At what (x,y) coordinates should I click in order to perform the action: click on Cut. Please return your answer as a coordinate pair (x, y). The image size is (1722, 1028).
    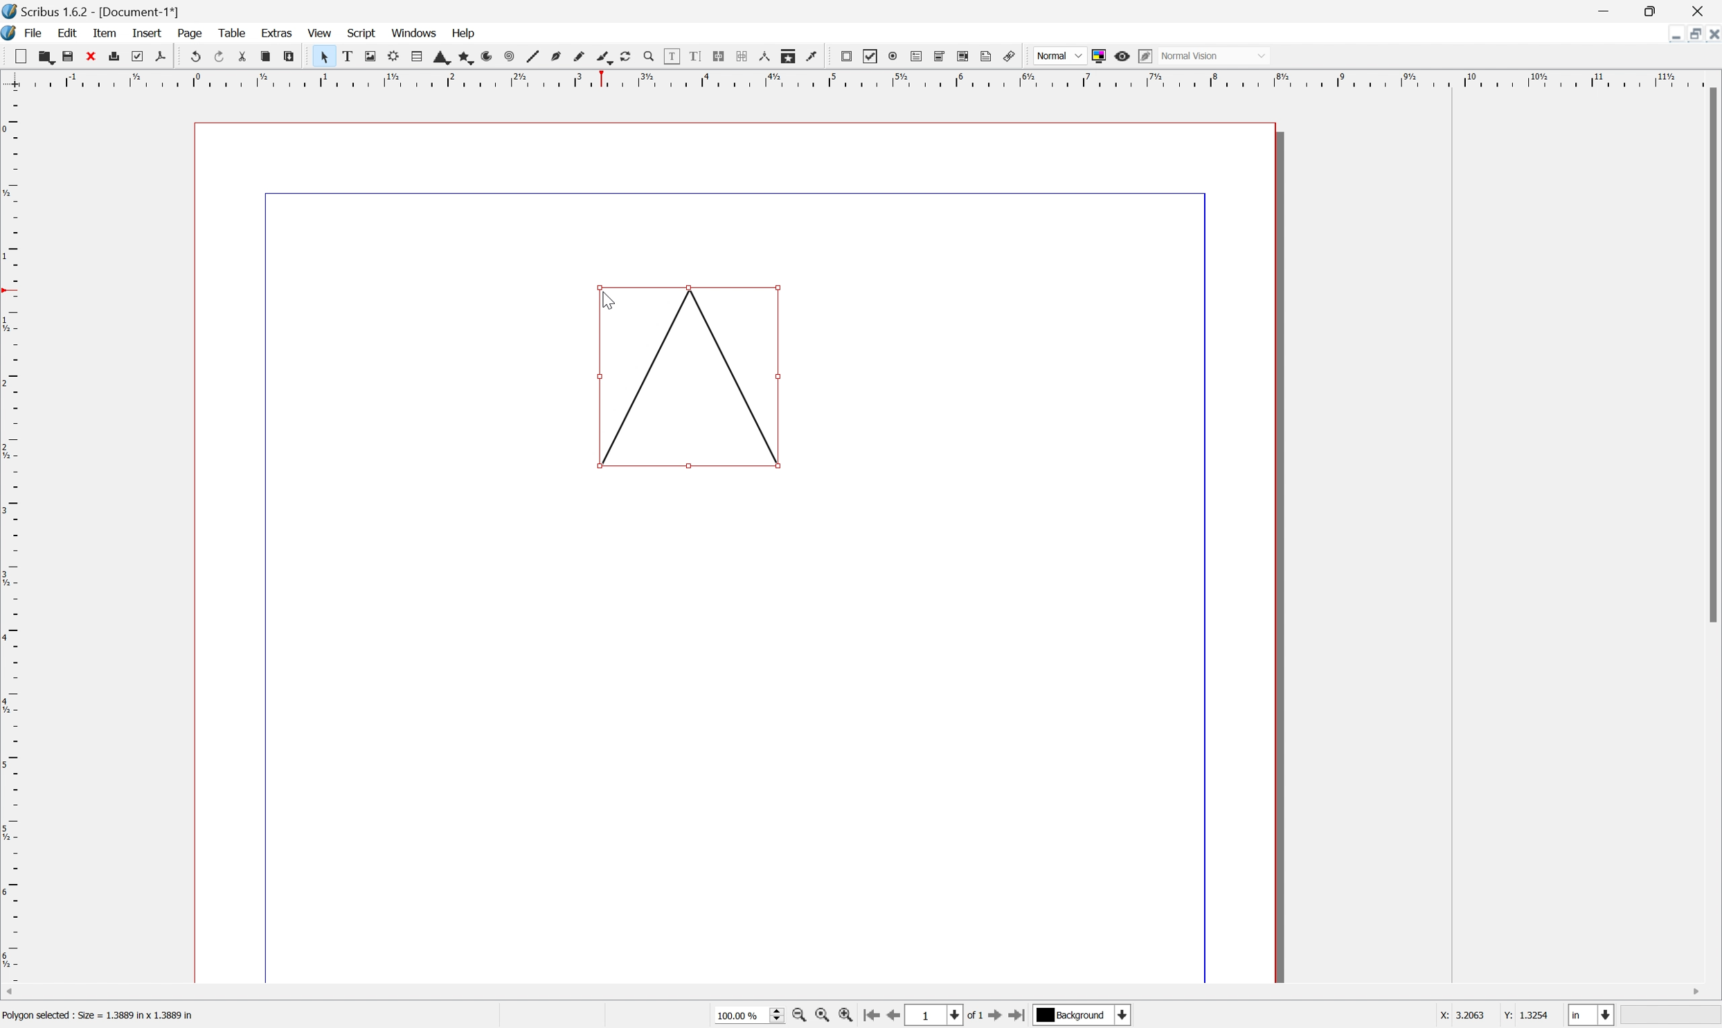
    Looking at the image, I should click on (240, 57).